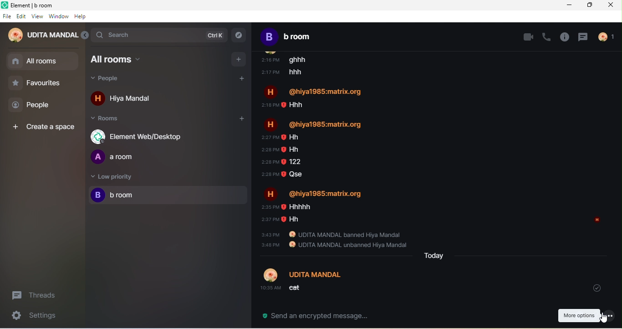  What do you see at coordinates (609, 316) in the screenshot?
I see `more options` at bounding box center [609, 316].